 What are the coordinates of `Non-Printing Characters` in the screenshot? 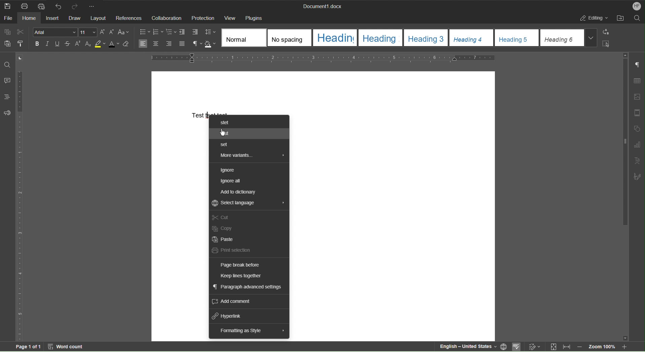 It's located at (638, 66).